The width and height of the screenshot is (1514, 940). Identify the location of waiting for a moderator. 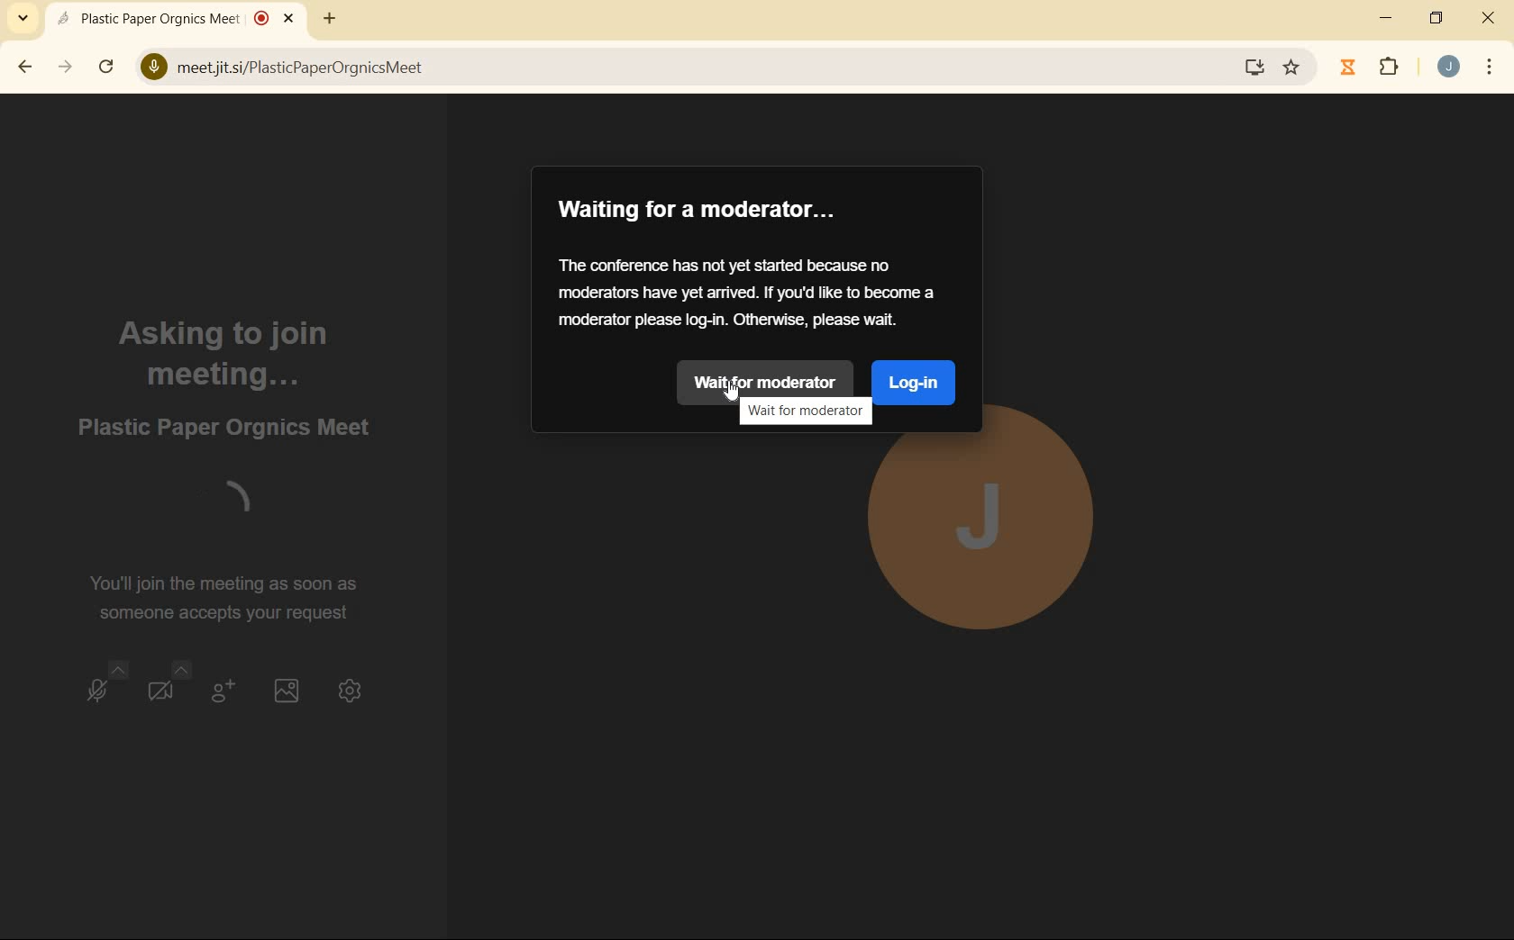
(701, 210).